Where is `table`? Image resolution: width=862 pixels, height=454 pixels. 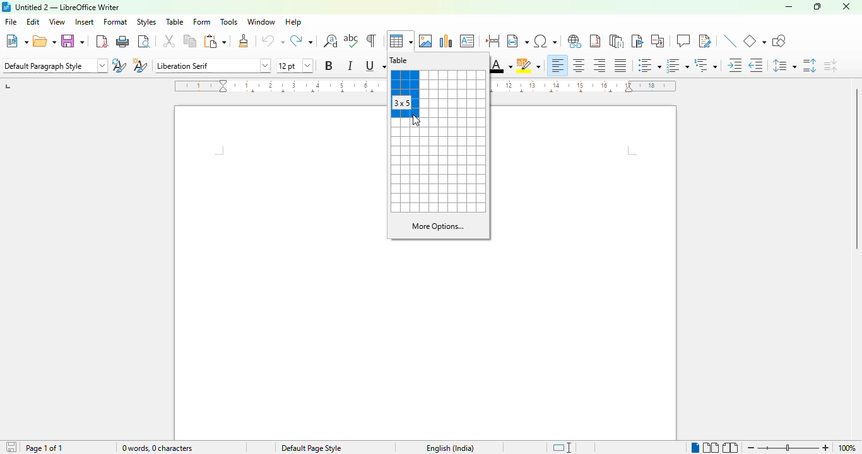 table is located at coordinates (400, 40).